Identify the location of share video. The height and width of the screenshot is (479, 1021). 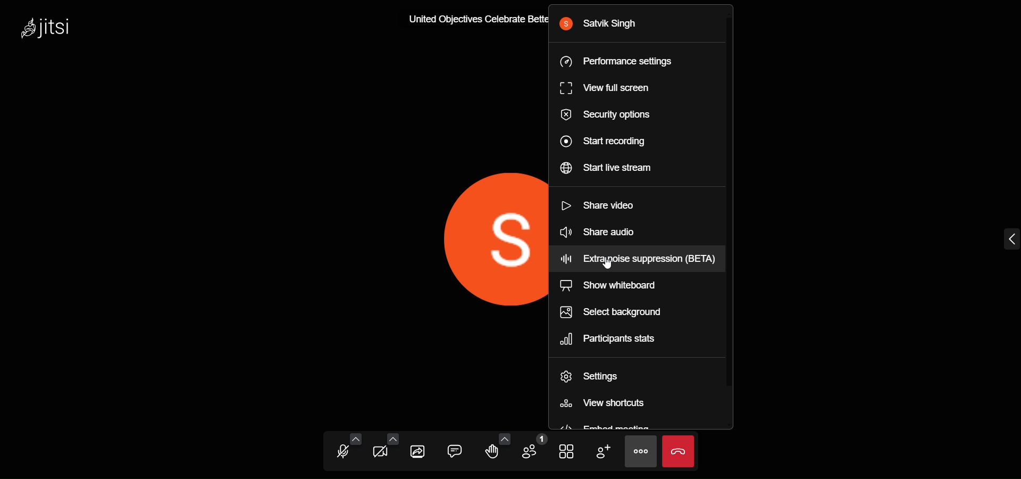
(600, 203).